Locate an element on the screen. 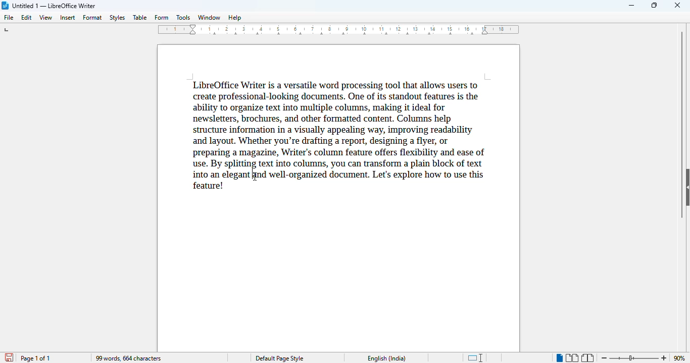 The height and width of the screenshot is (363, 690). ruler is located at coordinates (338, 30).